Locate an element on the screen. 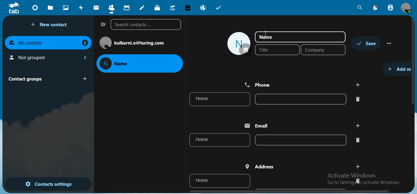  activity is located at coordinates (81, 8).